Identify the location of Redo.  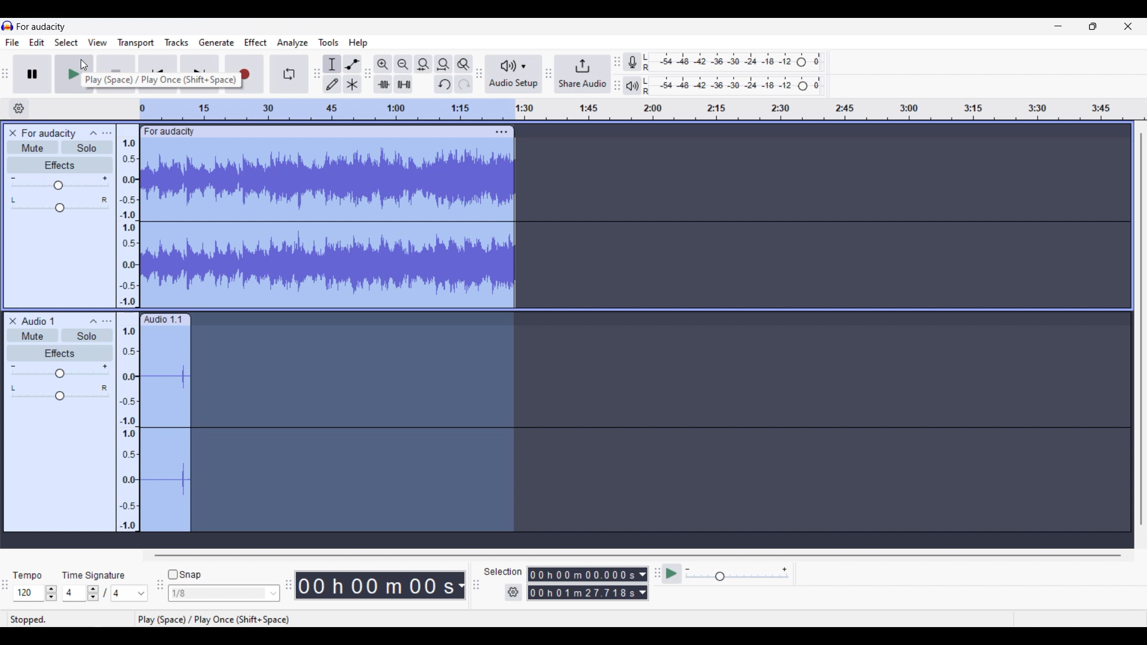
(464, 84).